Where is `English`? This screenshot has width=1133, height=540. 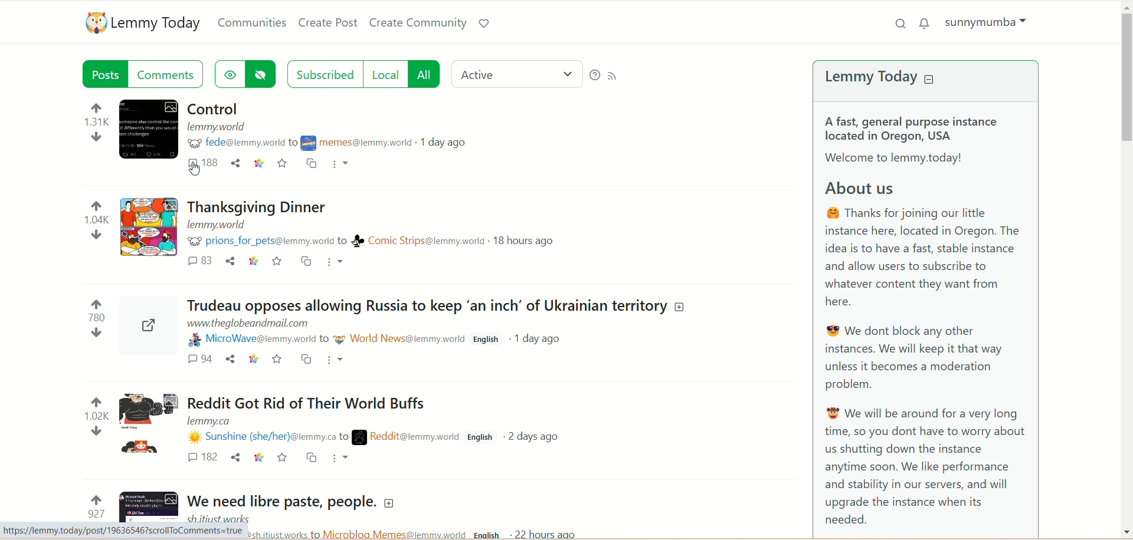
English is located at coordinates (487, 534).